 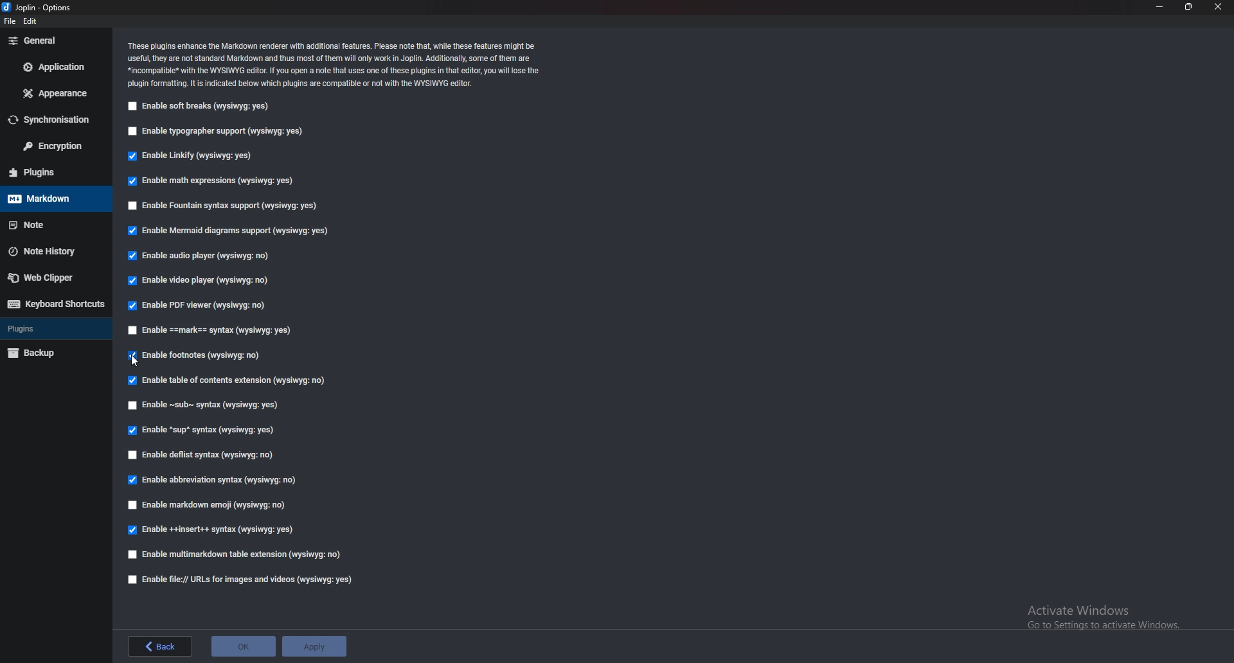 What do you see at coordinates (57, 66) in the screenshot?
I see `Application` at bounding box center [57, 66].